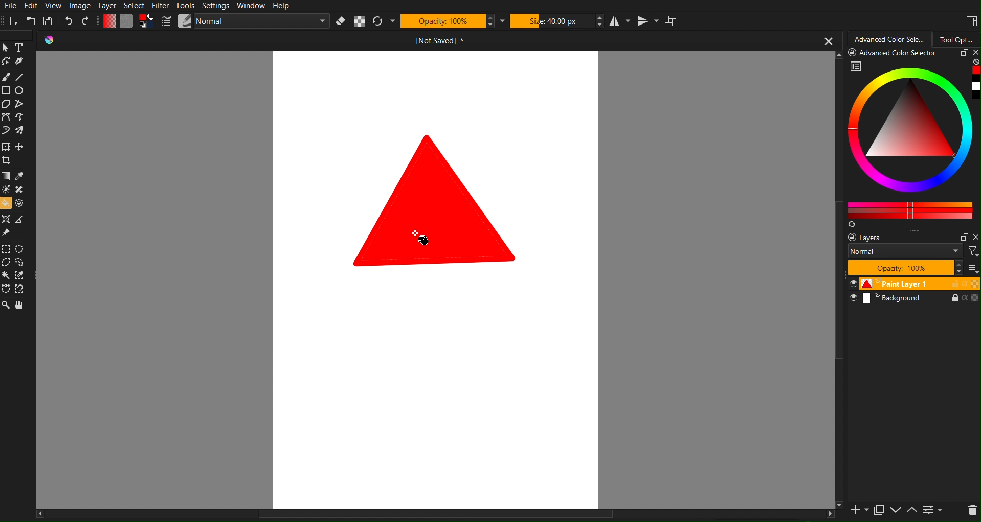 This screenshot has height=522, width=981. What do you see at coordinates (904, 268) in the screenshot?
I see `opacity: 100%` at bounding box center [904, 268].